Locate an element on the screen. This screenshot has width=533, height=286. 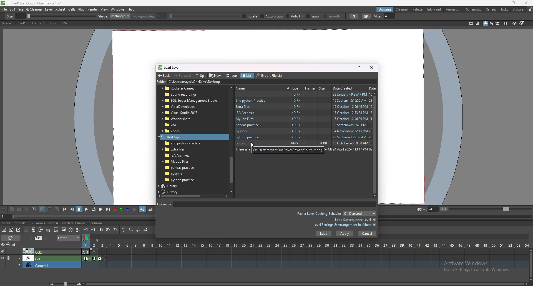
forward is located at coordinates (183, 75).